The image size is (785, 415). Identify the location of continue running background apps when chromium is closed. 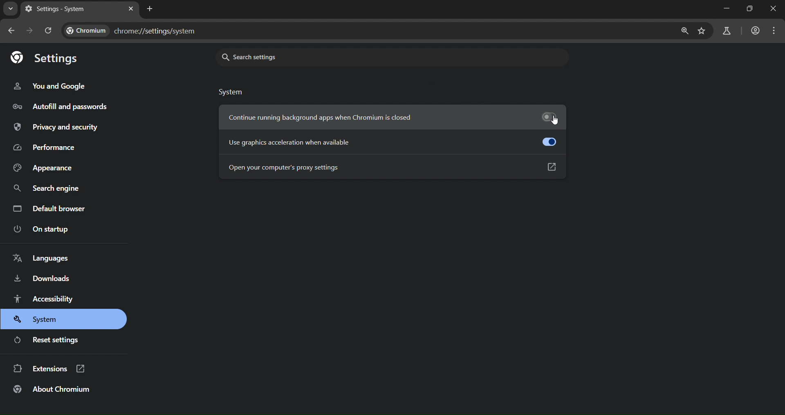
(390, 118).